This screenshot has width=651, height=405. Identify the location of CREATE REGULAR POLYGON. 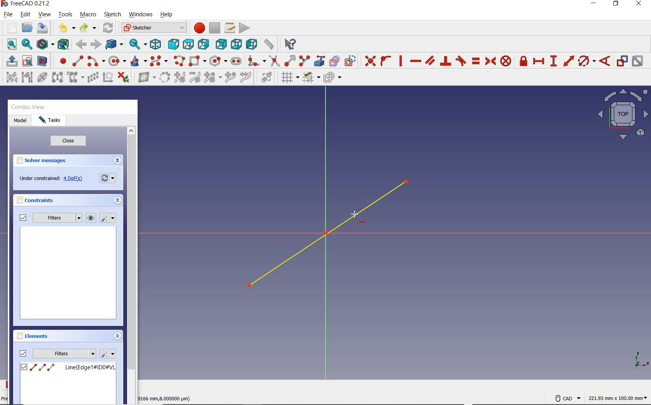
(218, 61).